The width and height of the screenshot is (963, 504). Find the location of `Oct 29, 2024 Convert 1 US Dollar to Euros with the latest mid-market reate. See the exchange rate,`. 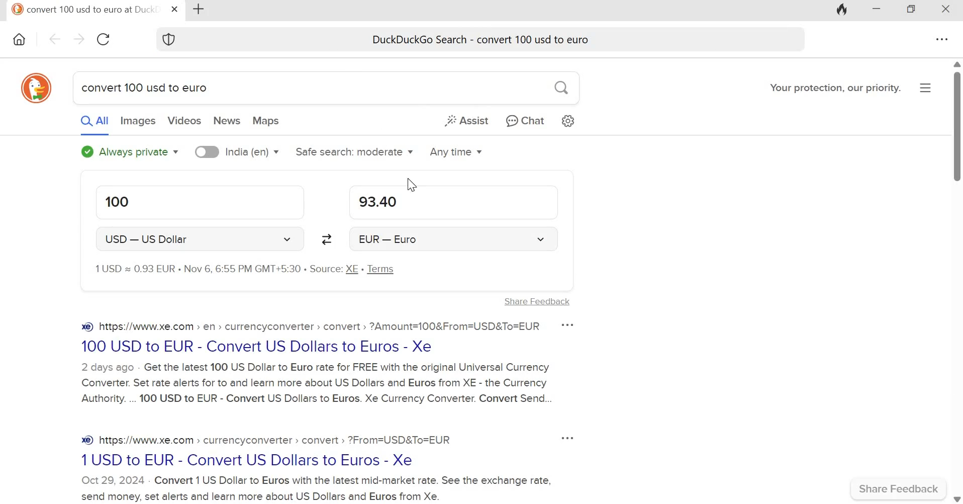

Oct 29, 2024 Convert 1 US Dollar to Euros with the latest mid-market reate. See the exchange rate, is located at coordinates (318, 480).